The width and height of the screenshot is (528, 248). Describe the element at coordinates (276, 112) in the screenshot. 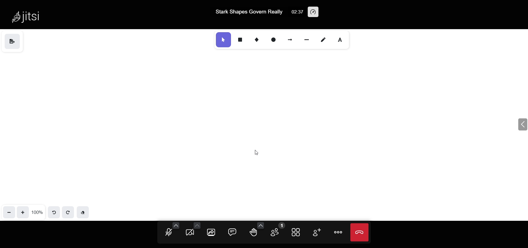

I see `deleted name text` at that location.